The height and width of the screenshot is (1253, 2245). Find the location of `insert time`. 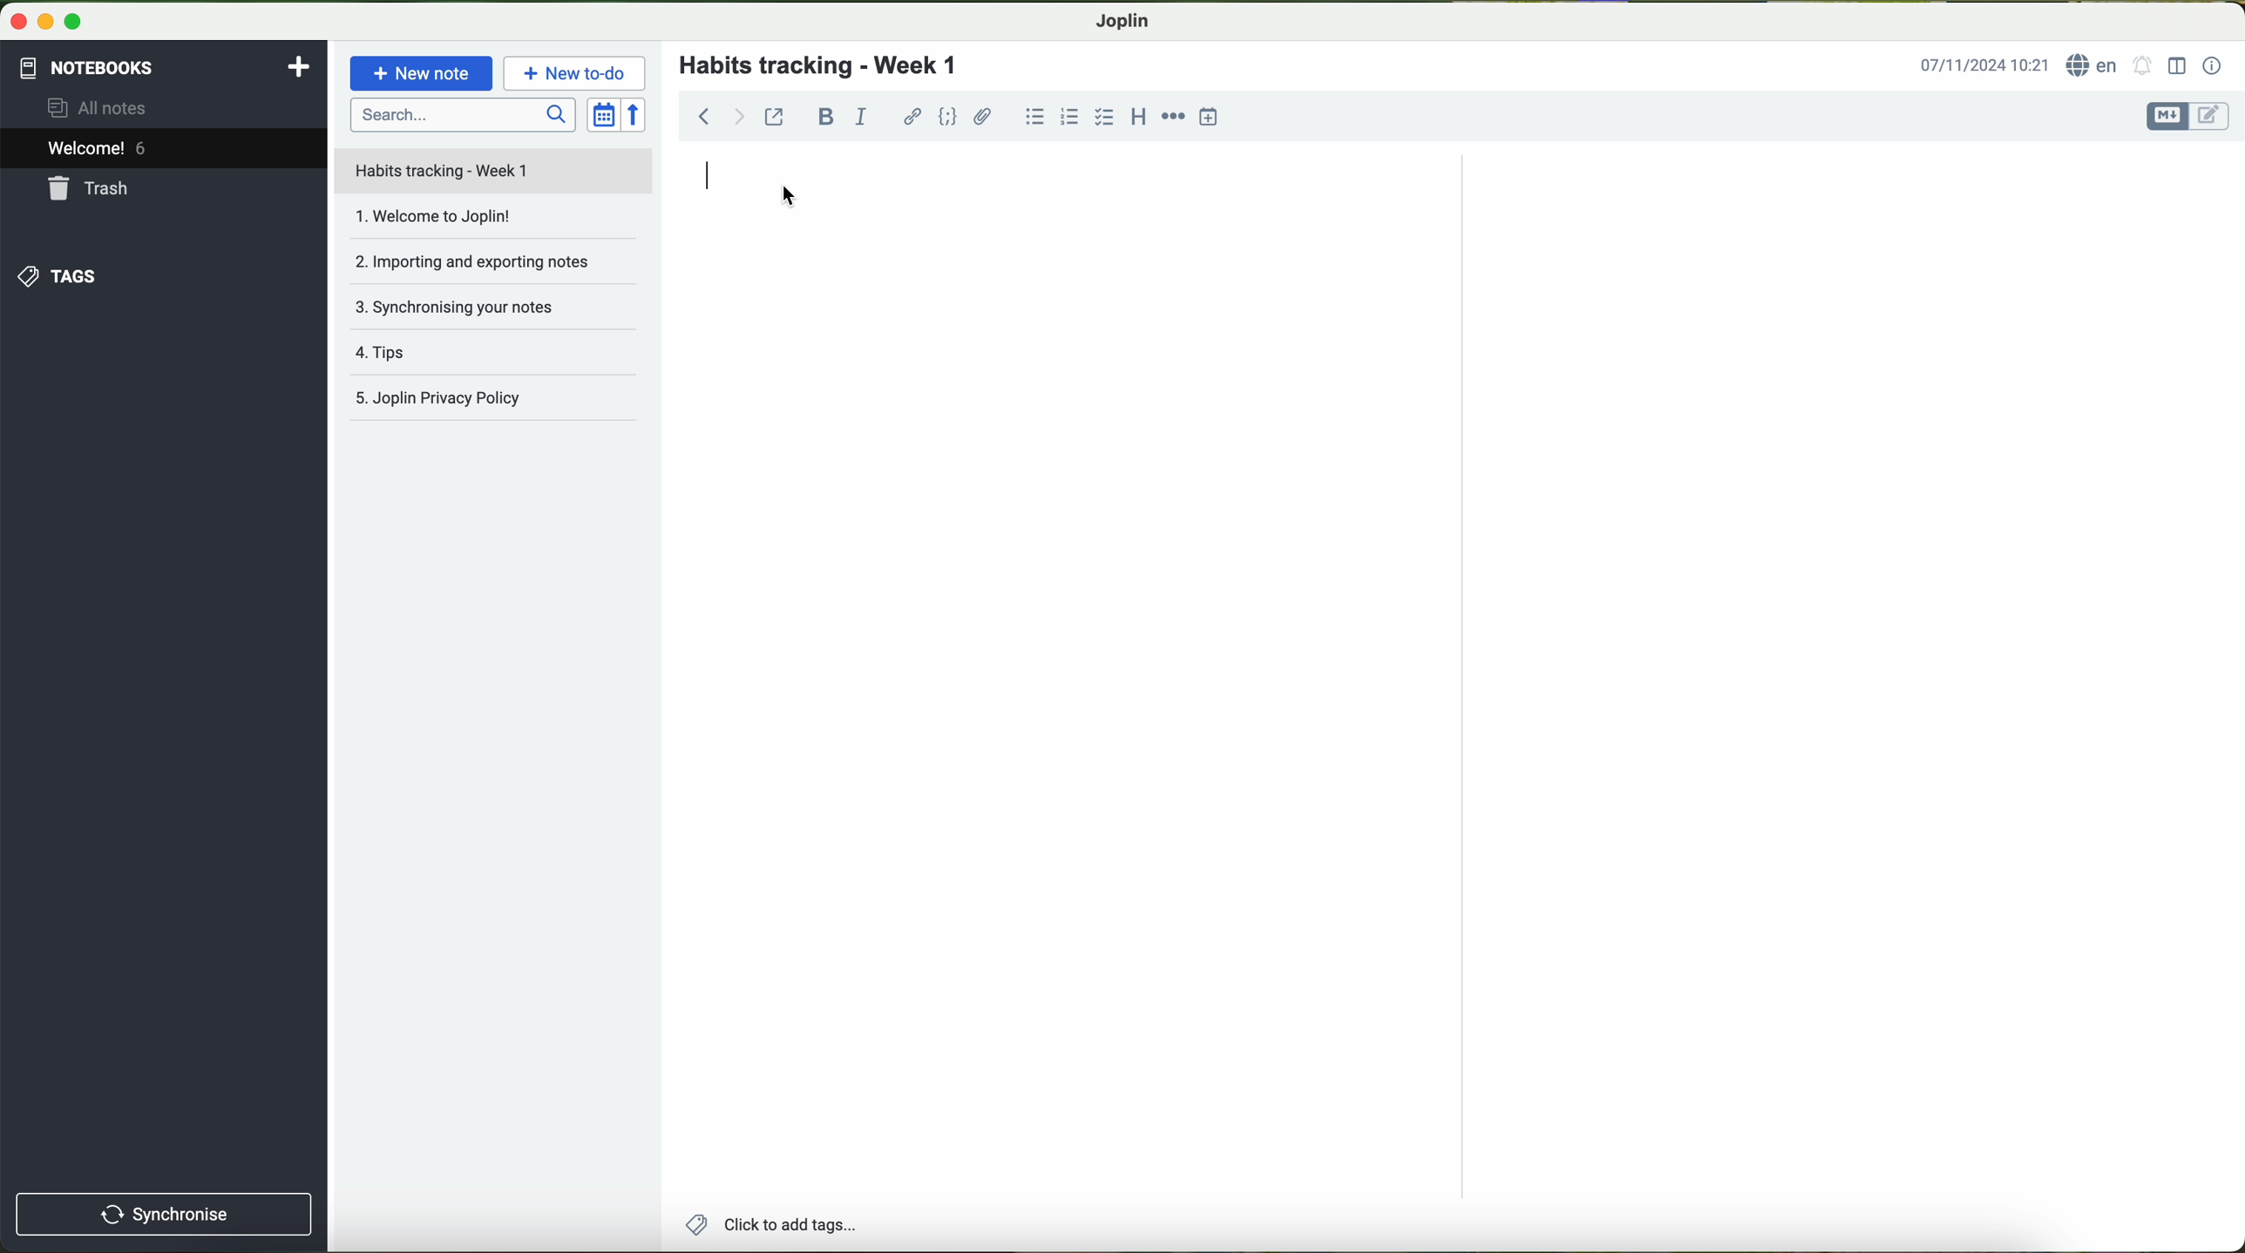

insert time is located at coordinates (1209, 117).